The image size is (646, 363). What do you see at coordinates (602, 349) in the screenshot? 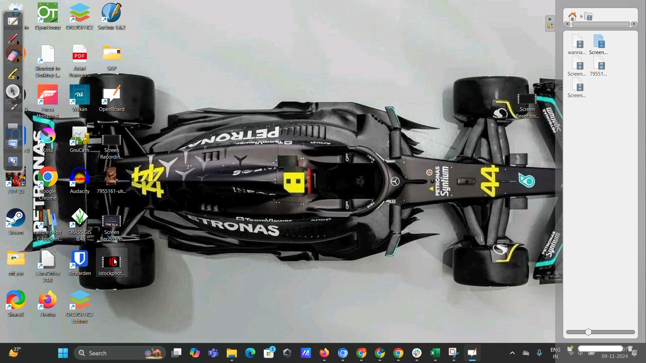
I see `name box` at bounding box center [602, 349].